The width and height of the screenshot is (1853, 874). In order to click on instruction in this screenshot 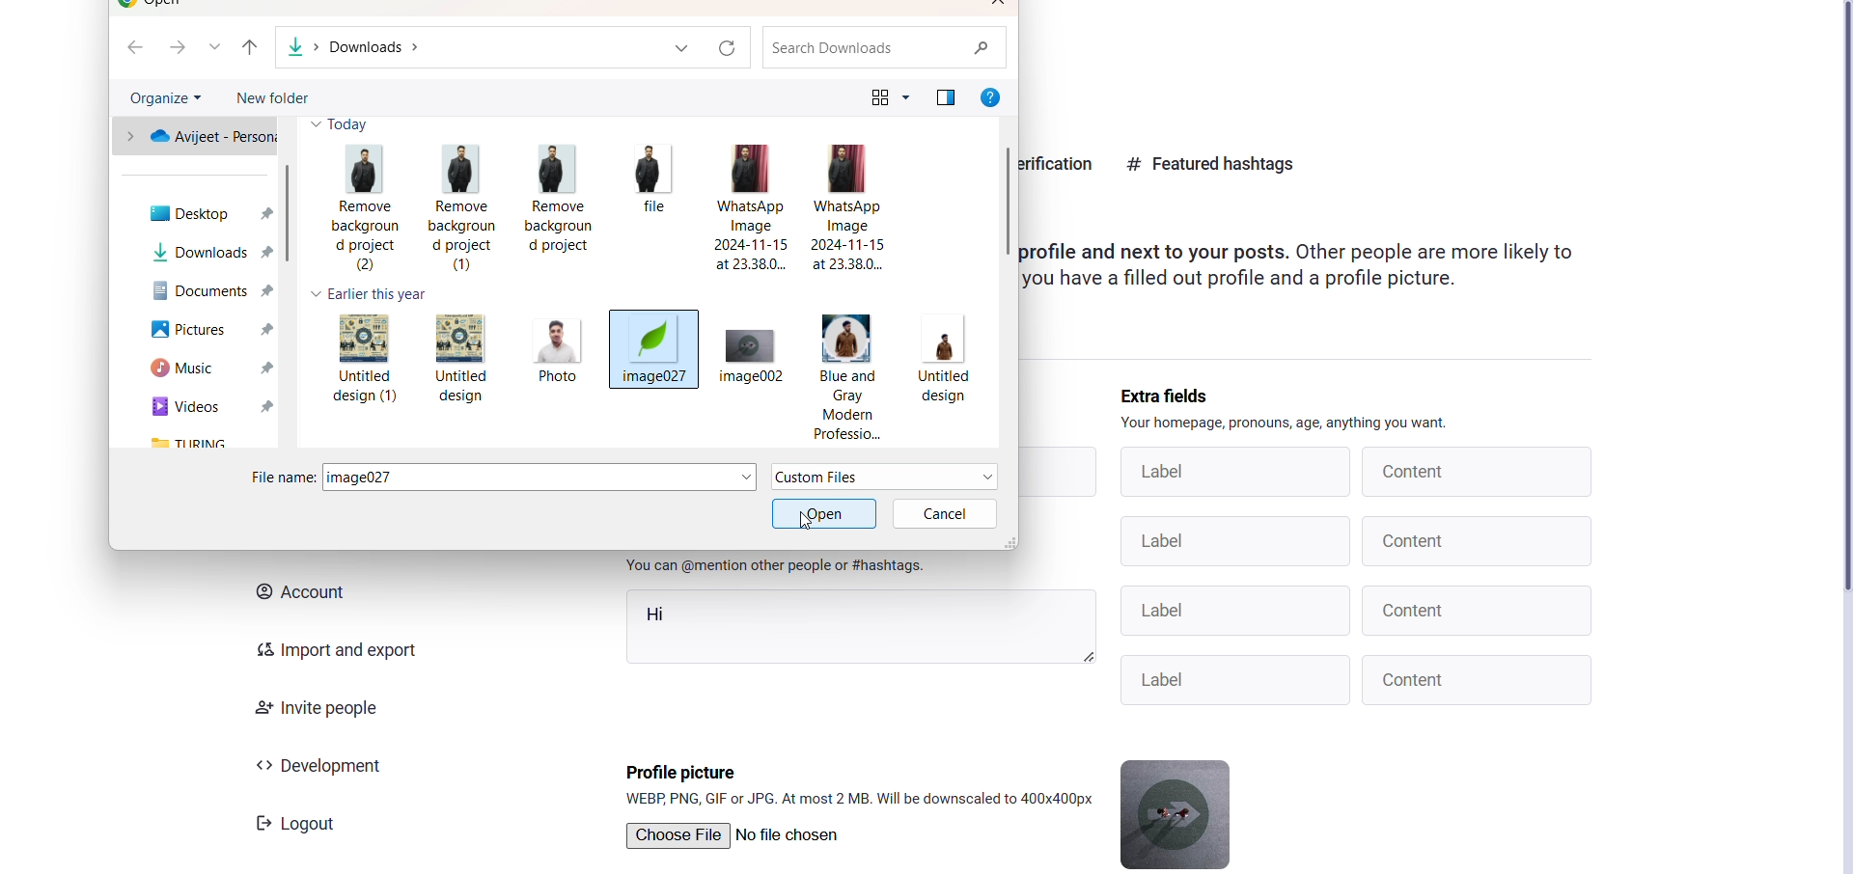, I will do `click(775, 567)`.